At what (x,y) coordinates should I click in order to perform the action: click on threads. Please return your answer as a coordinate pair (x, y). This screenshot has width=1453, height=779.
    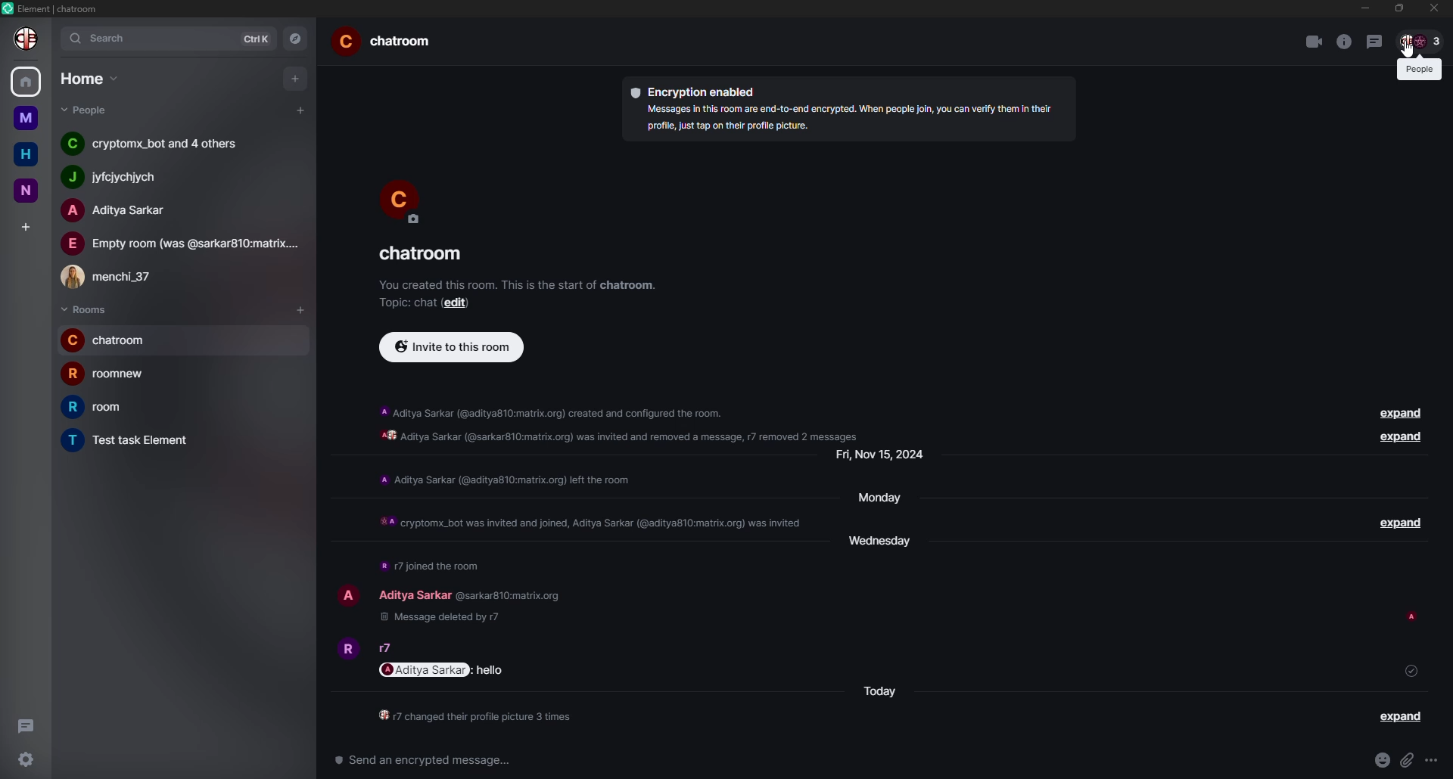
    Looking at the image, I should click on (1374, 41).